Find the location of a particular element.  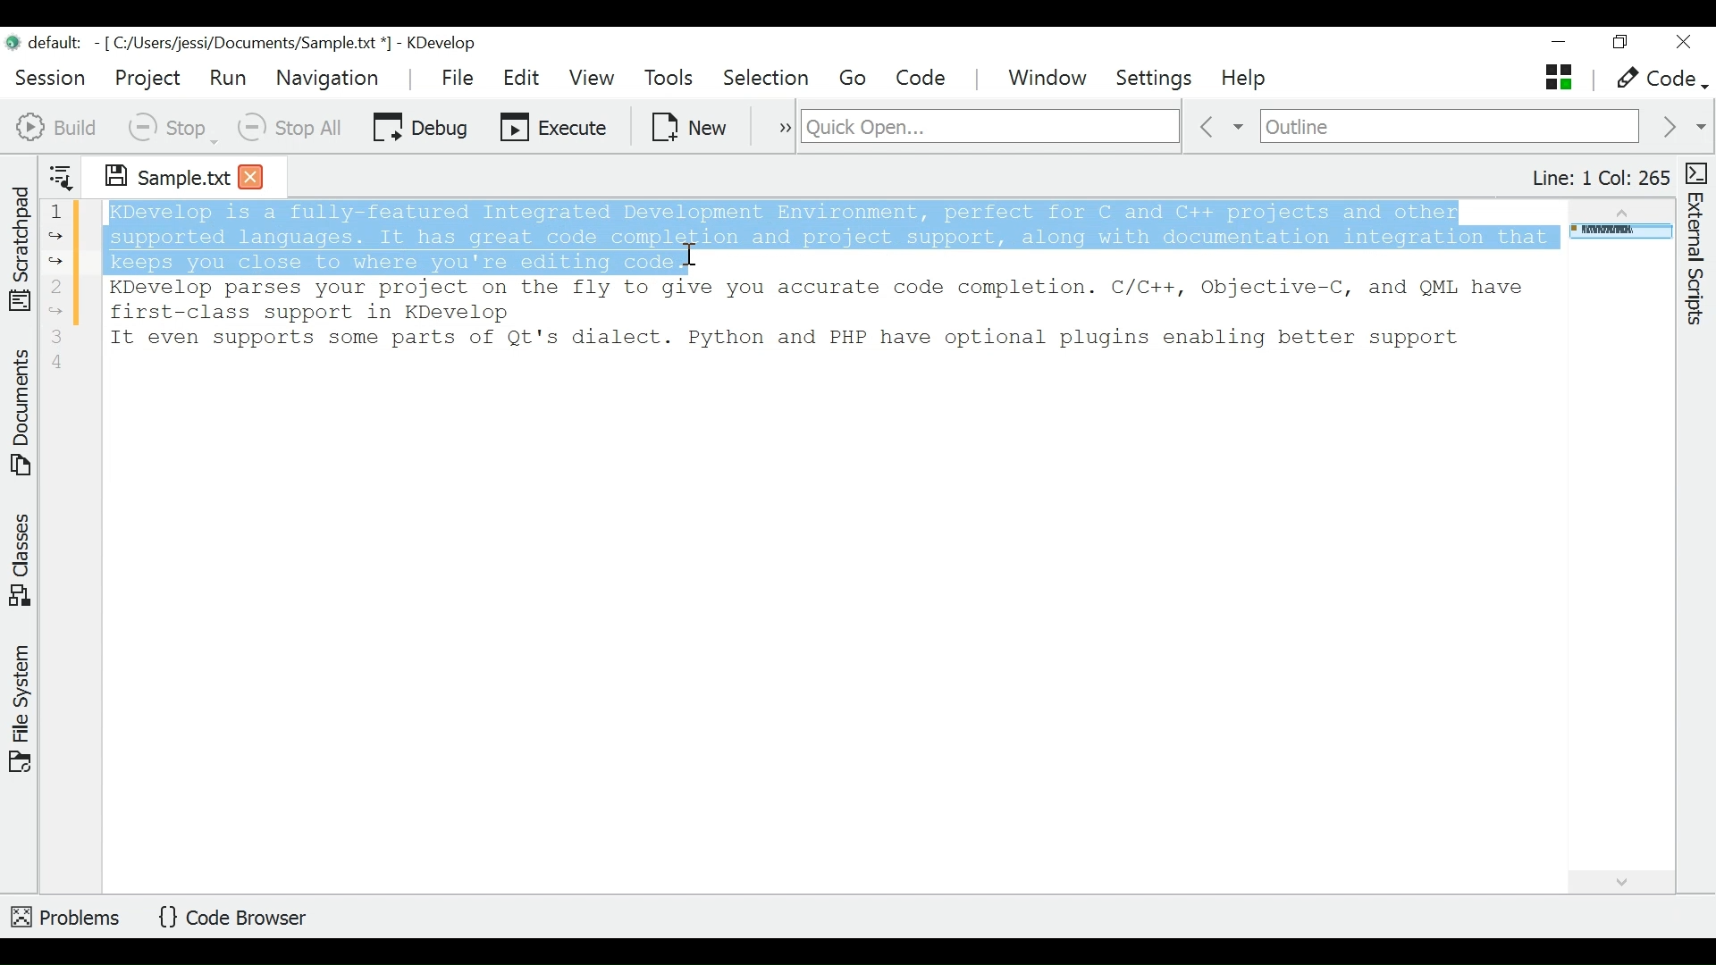

Sample.txt is located at coordinates (155, 173).